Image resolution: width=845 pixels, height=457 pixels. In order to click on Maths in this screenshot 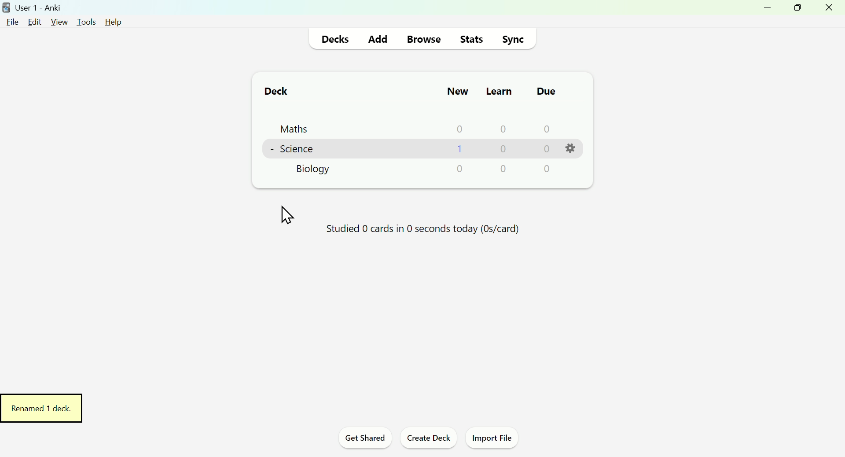, I will do `click(288, 127)`.